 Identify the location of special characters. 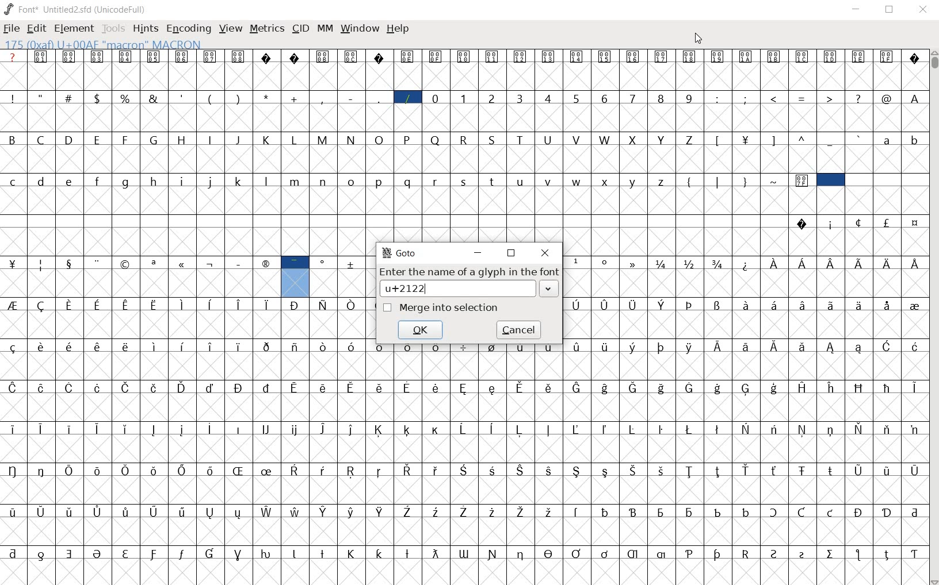
(689, 318).